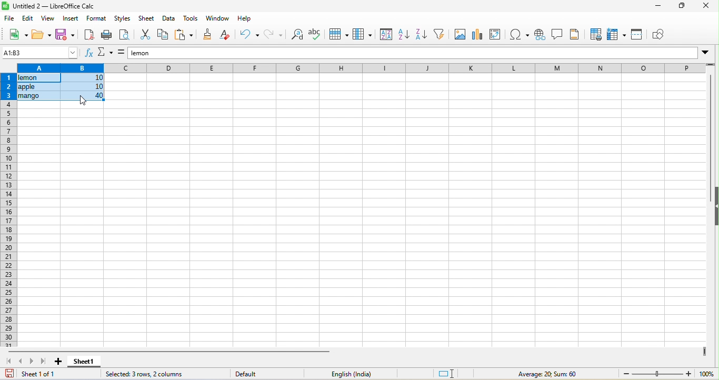 The image size is (719, 380). What do you see at coordinates (243, 18) in the screenshot?
I see `help` at bounding box center [243, 18].